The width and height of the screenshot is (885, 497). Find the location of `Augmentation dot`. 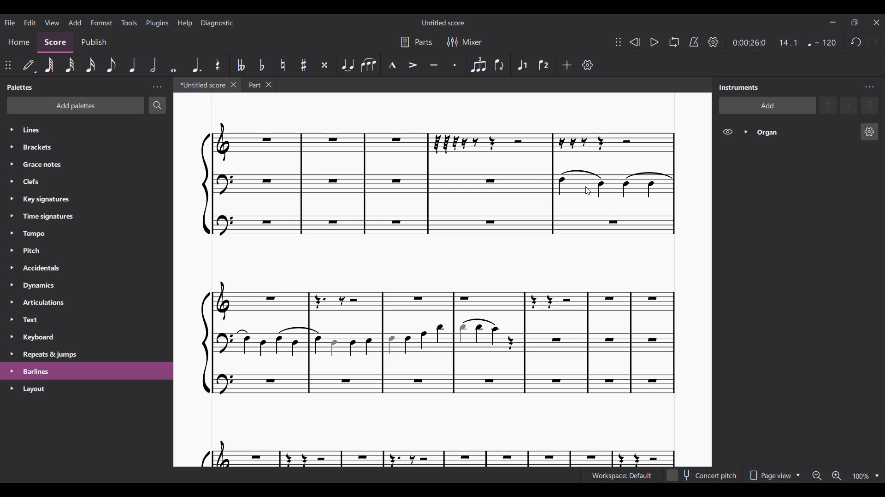

Augmentation dot is located at coordinates (196, 64).